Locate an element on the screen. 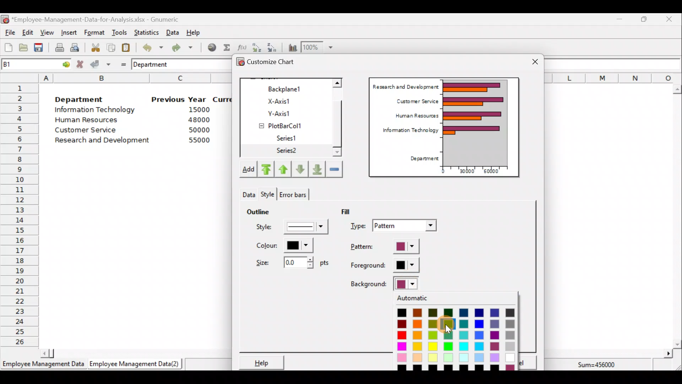  Create a new workbook is located at coordinates (9, 47).